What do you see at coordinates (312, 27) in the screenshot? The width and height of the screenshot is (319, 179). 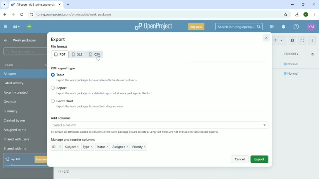 I see `Account` at bounding box center [312, 27].